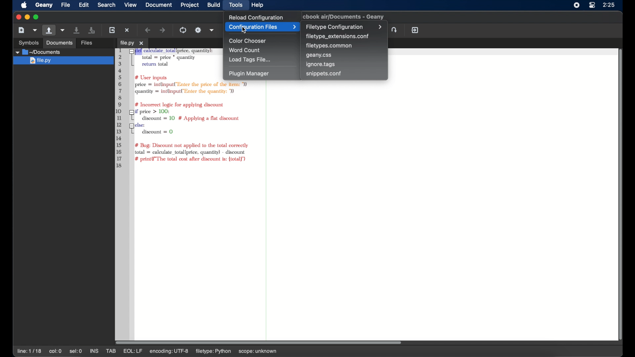 Image resolution: width=635 pixels, height=357 pixels. Describe the element at coordinates (262, 27) in the screenshot. I see `configuration files menu` at that location.